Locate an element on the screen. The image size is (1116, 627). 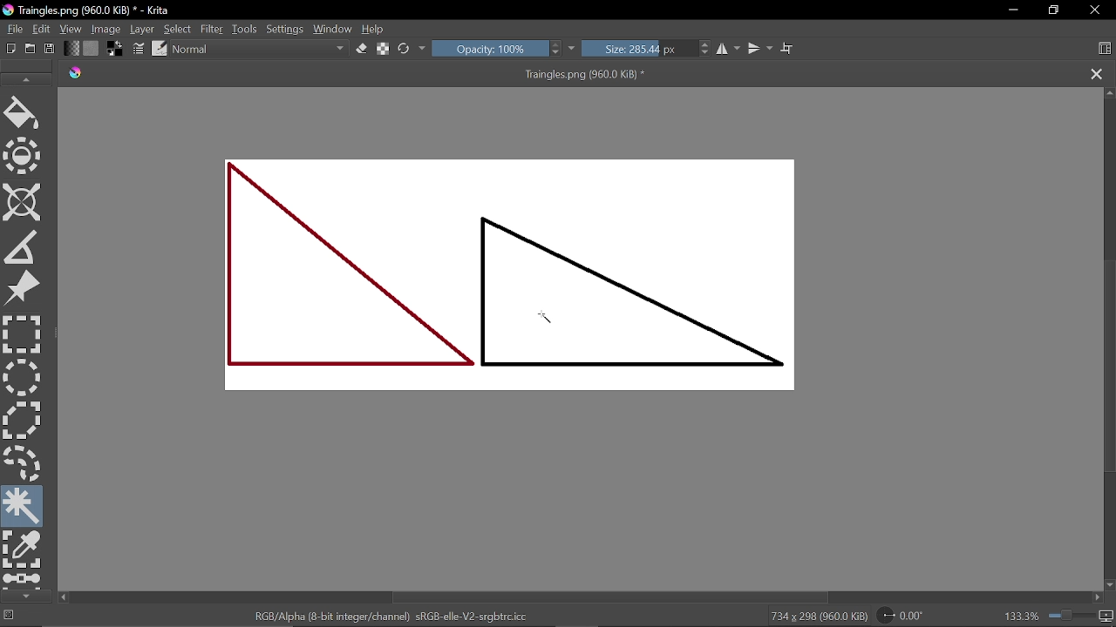
Save is located at coordinates (47, 49).